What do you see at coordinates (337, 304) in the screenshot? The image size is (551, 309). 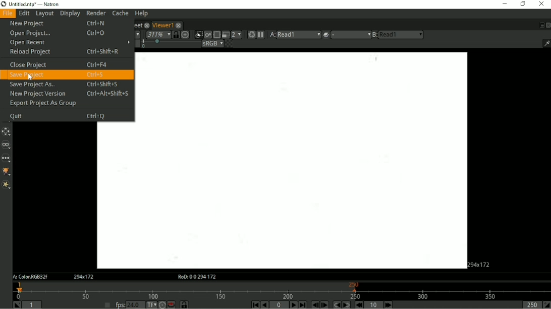 I see `Previous keyframe` at bounding box center [337, 304].